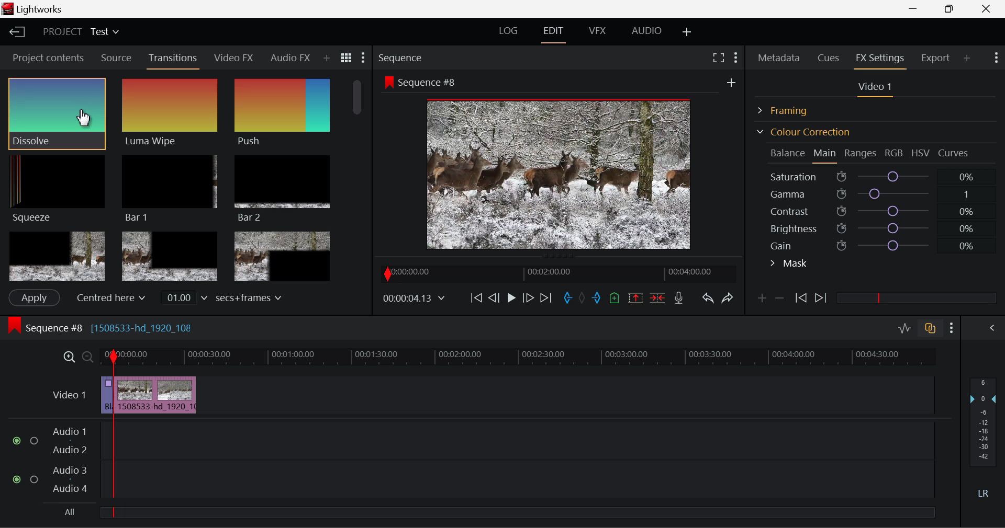 The height and width of the screenshot is (528, 1005). What do you see at coordinates (116, 58) in the screenshot?
I see `Source` at bounding box center [116, 58].